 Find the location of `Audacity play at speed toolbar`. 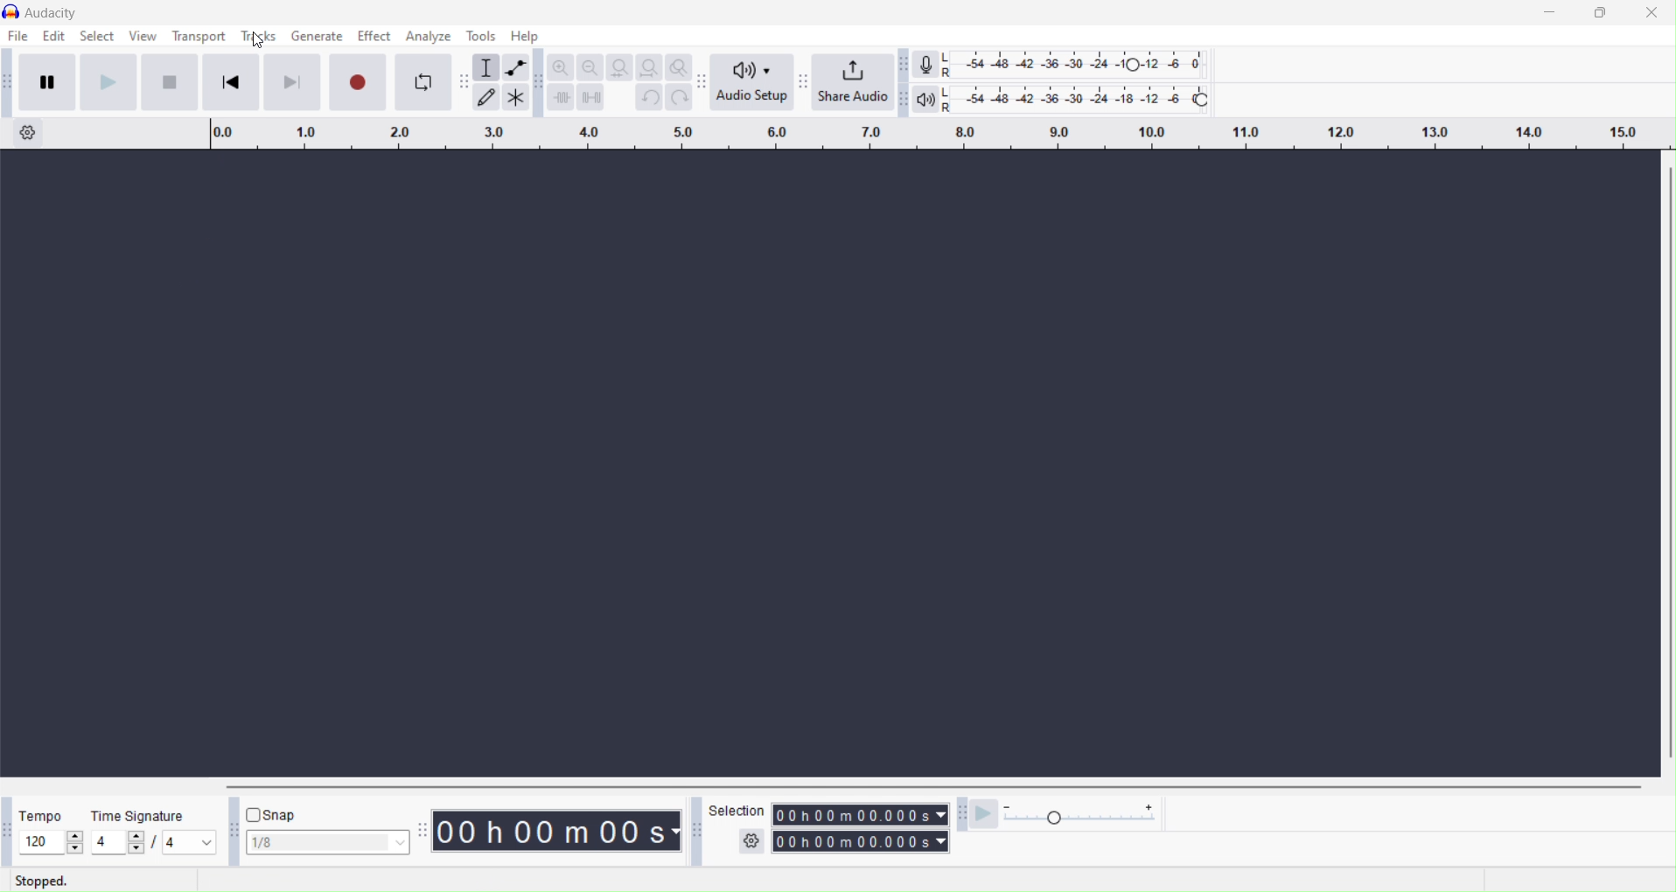

Audacity play at speed toolbar is located at coordinates (960, 818).